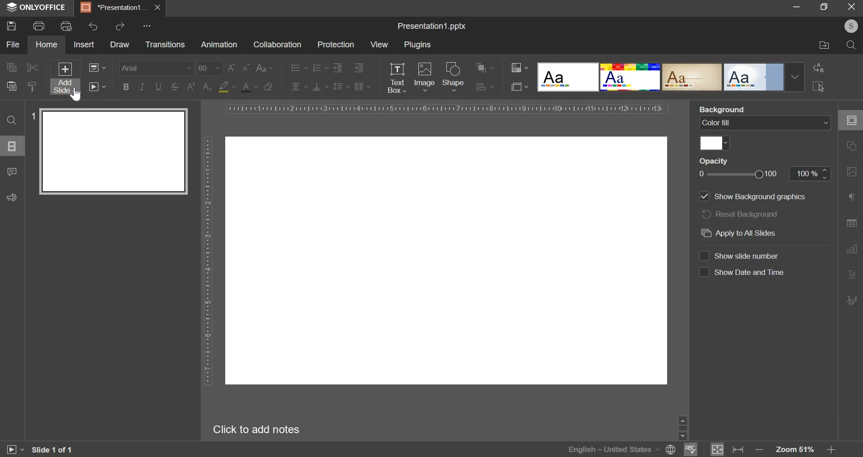 The image size is (863, 457). I want to click on slide settings, so click(854, 120).